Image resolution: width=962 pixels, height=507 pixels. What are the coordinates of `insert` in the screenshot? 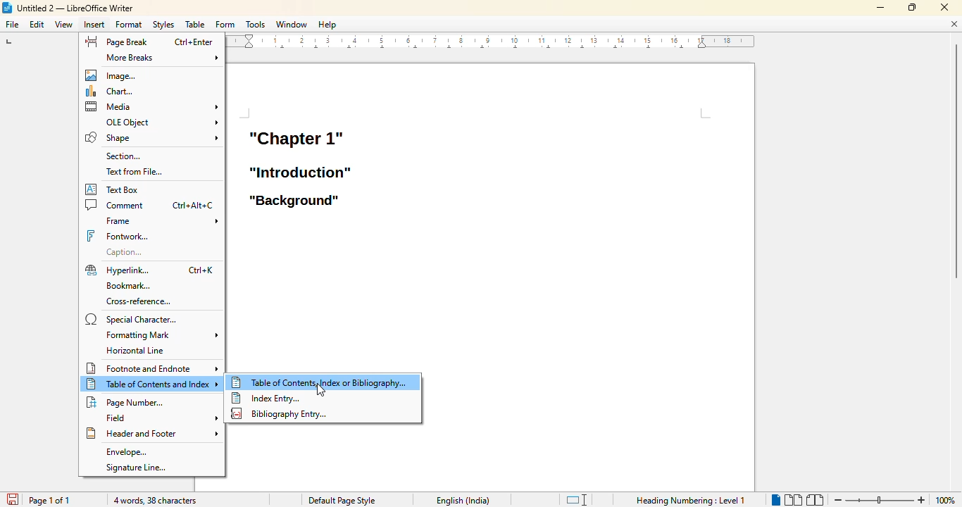 It's located at (94, 24).